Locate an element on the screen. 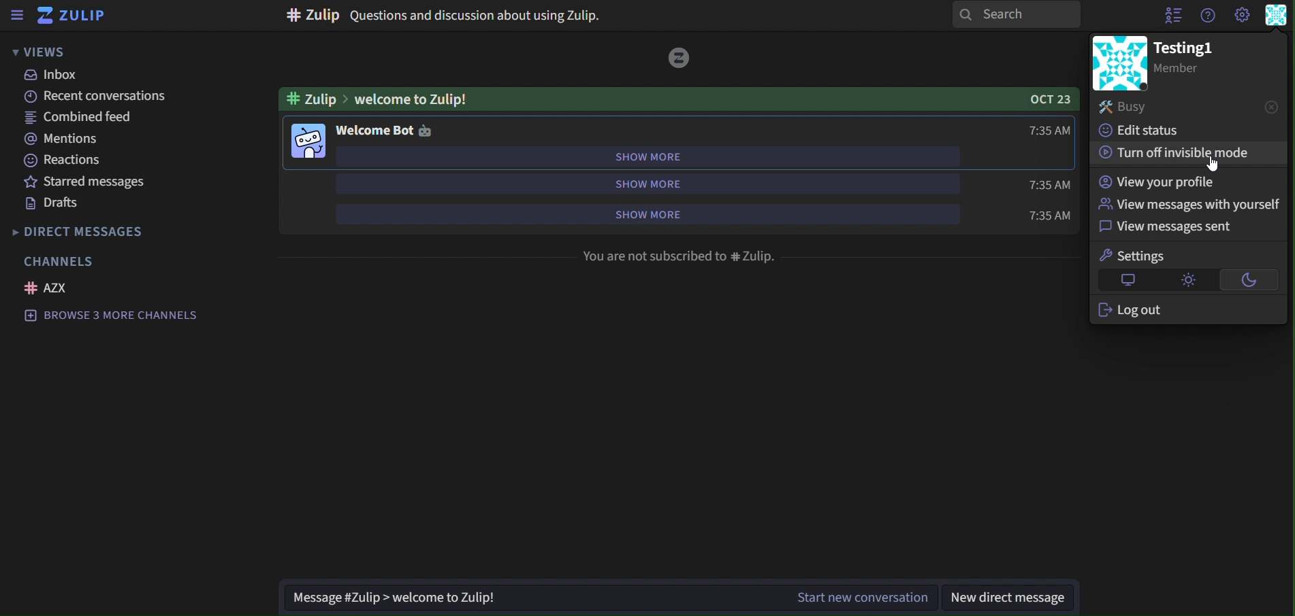 The height and width of the screenshot is (616, 1295). view your profile is located at coordinates (1160, 182).